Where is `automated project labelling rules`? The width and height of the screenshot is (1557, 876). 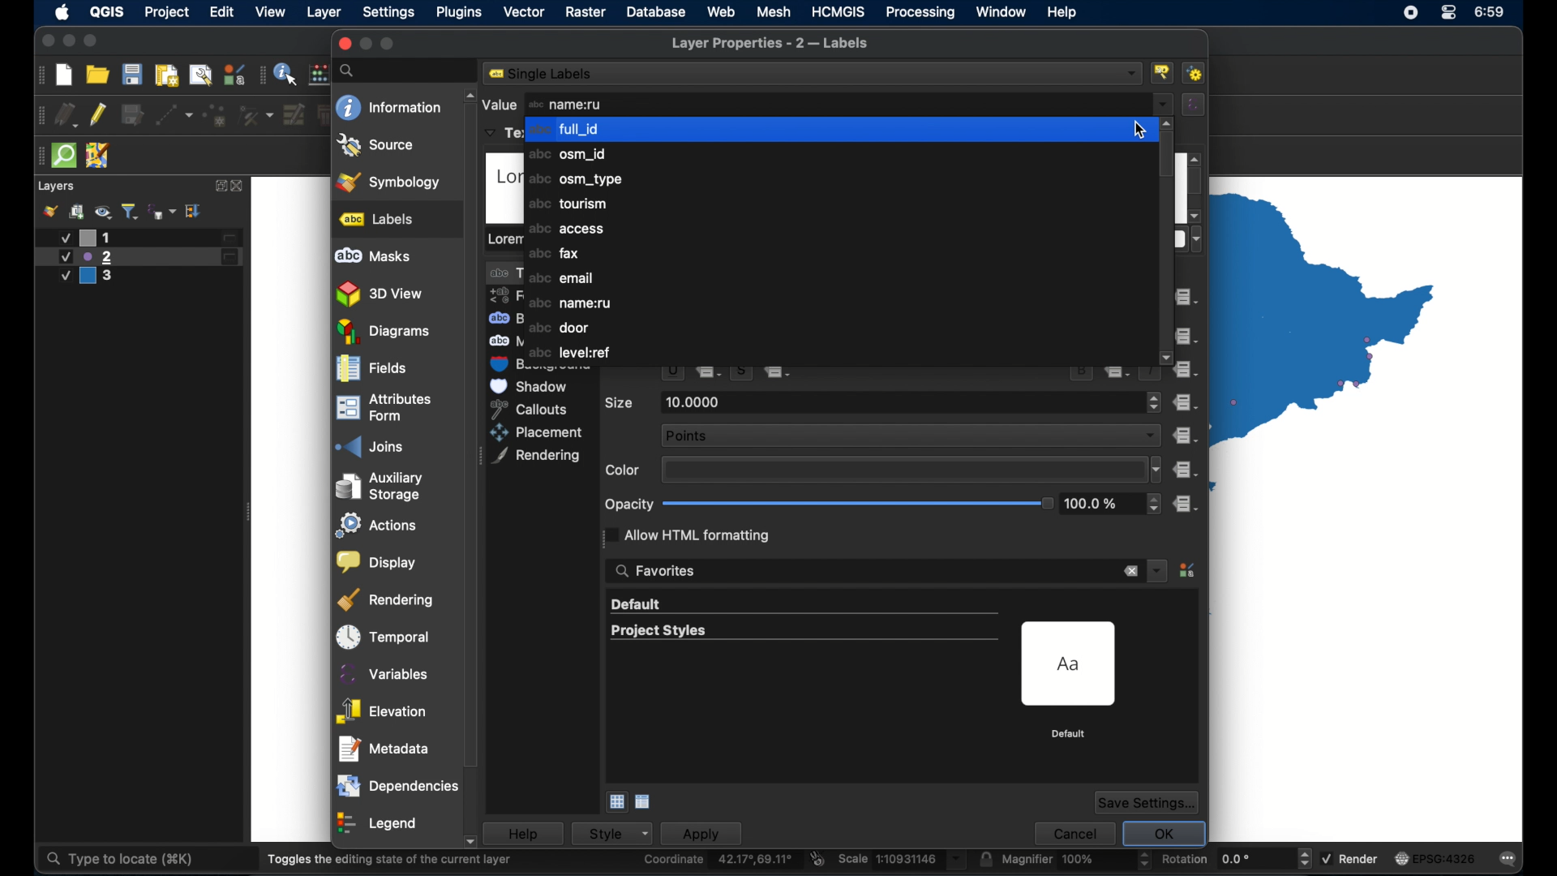 automated project labelling rules is located at coordinates (1197, 73).